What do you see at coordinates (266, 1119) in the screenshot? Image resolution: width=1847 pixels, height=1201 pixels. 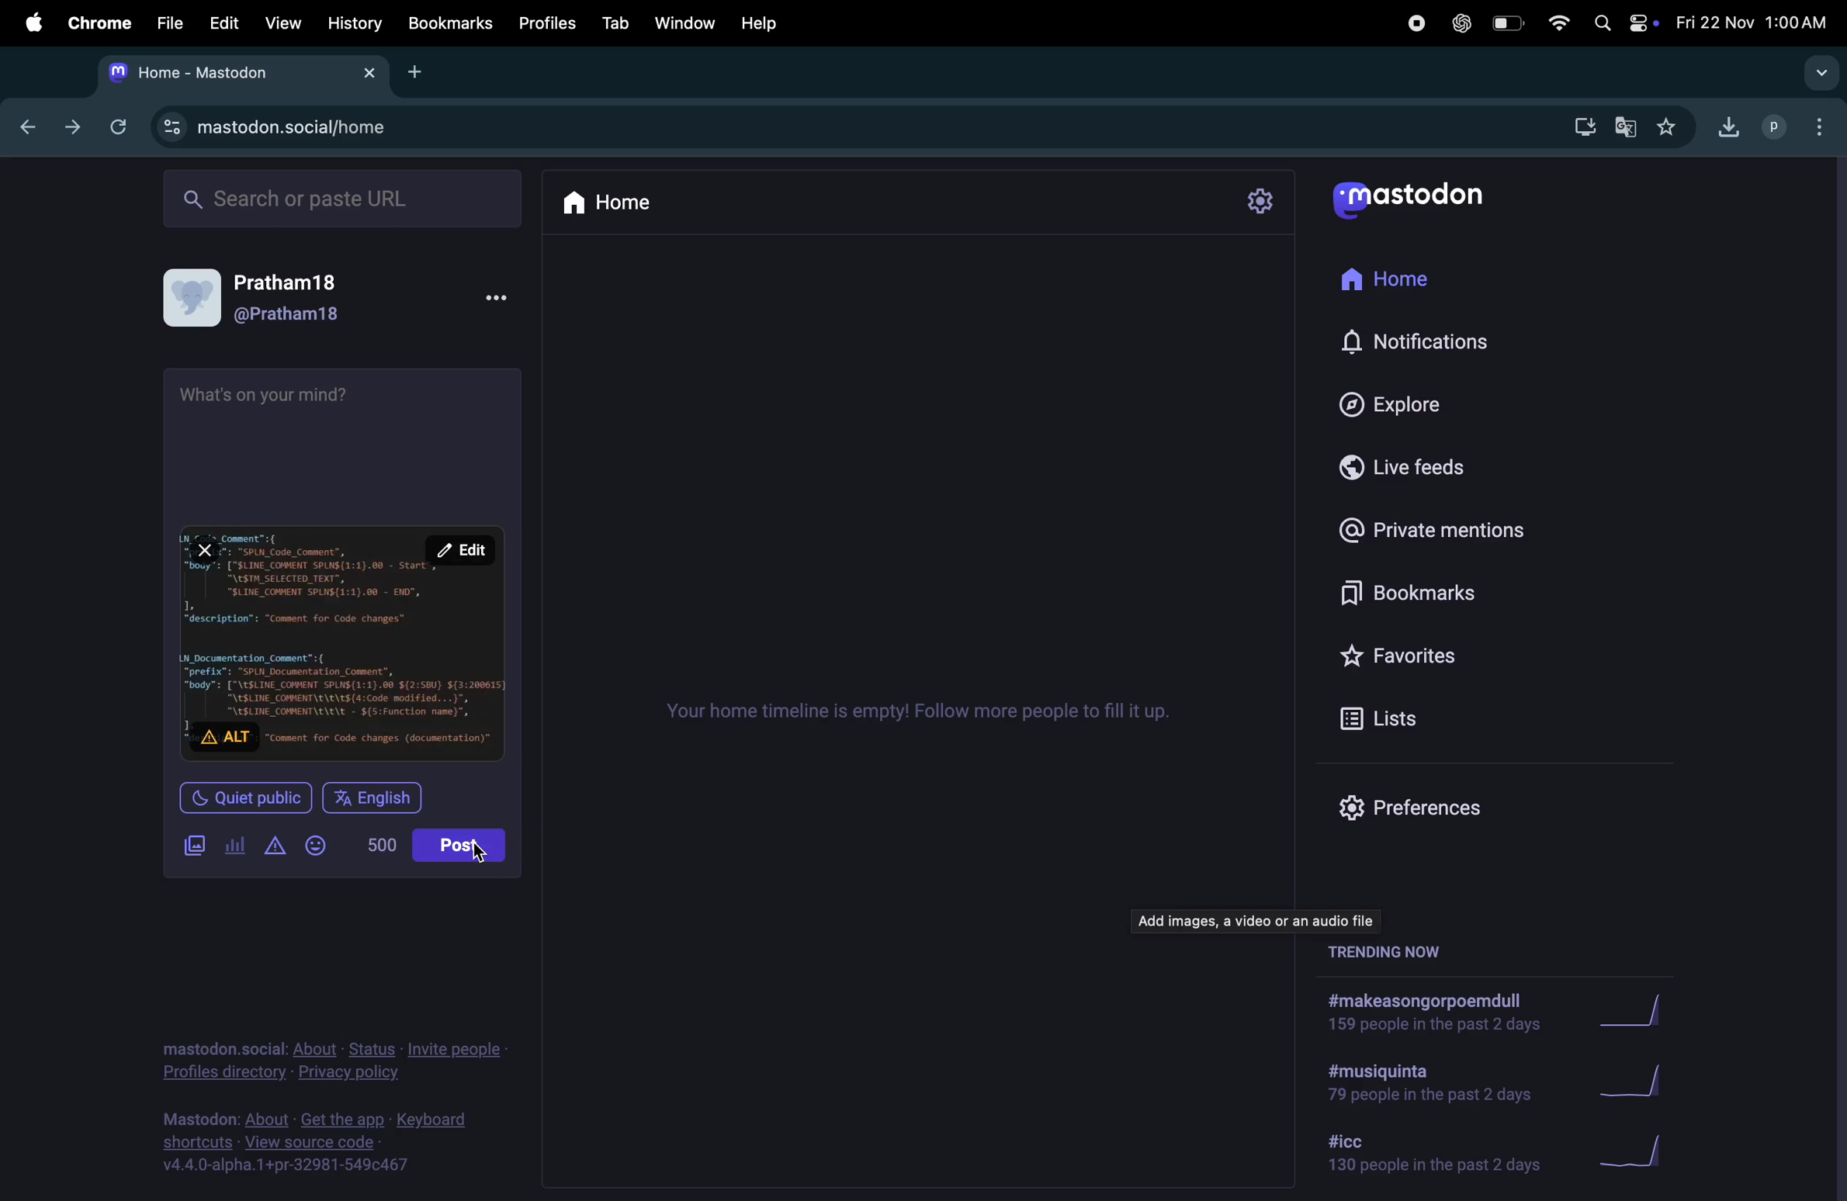 I see `about` at bounding box center [266, 1119].